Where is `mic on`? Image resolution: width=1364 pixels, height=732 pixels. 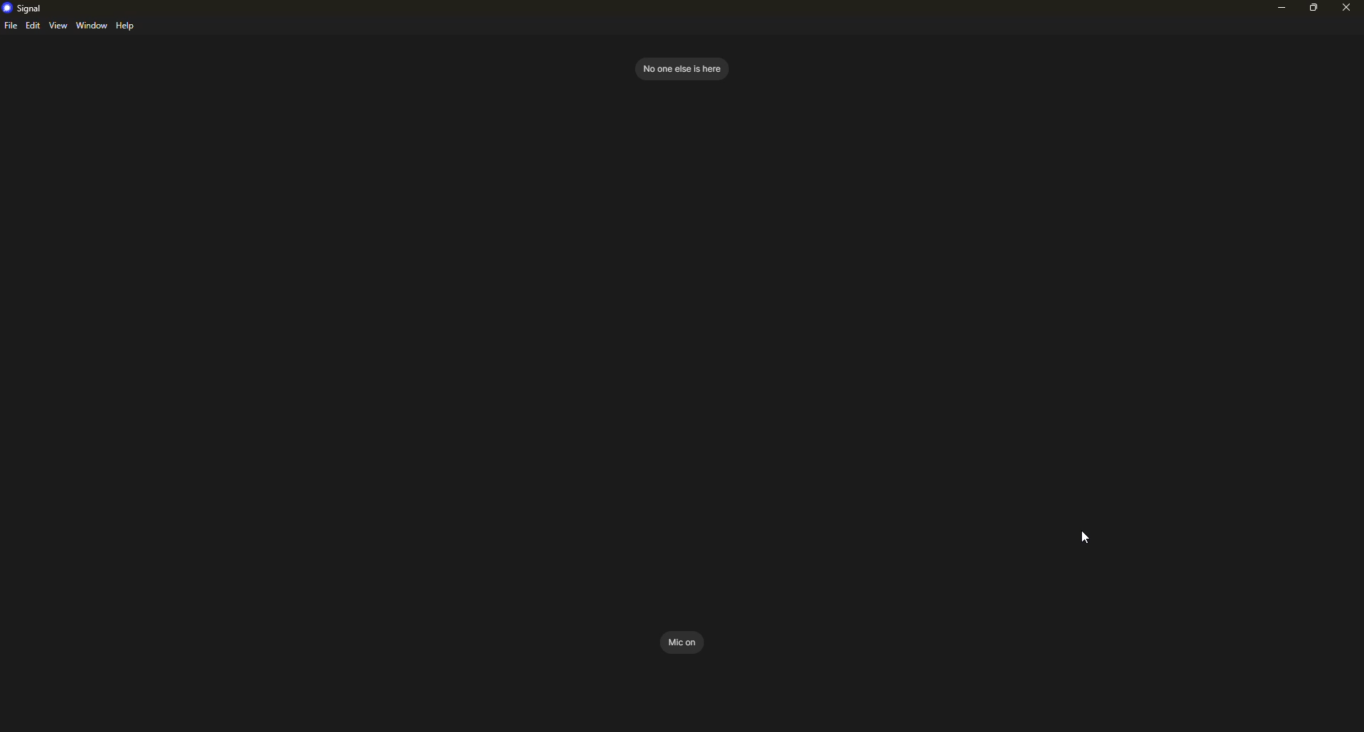 mic on is located at coordinates (684, 642).